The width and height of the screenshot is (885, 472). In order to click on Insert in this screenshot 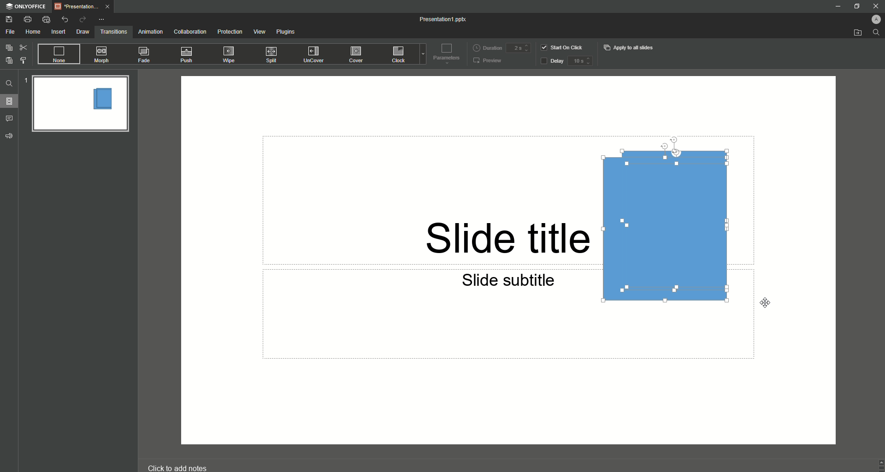, I will do `click(58, 32)`.